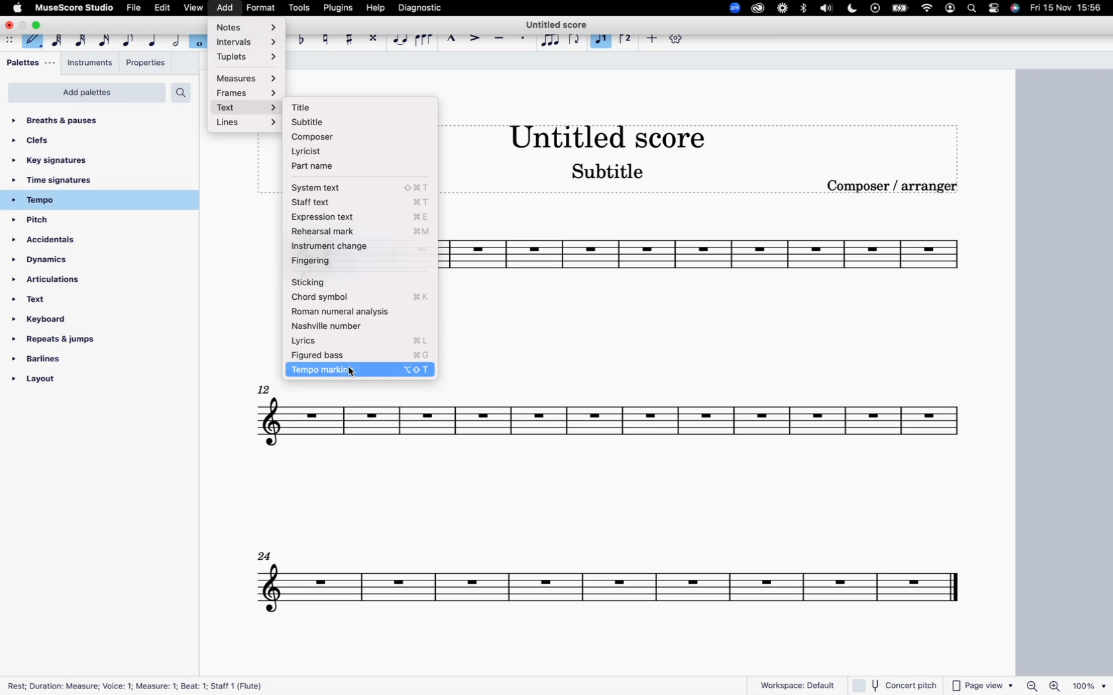 The width and height of the screenshot is (1113, 695). I want to click on score, so click(613, 430).